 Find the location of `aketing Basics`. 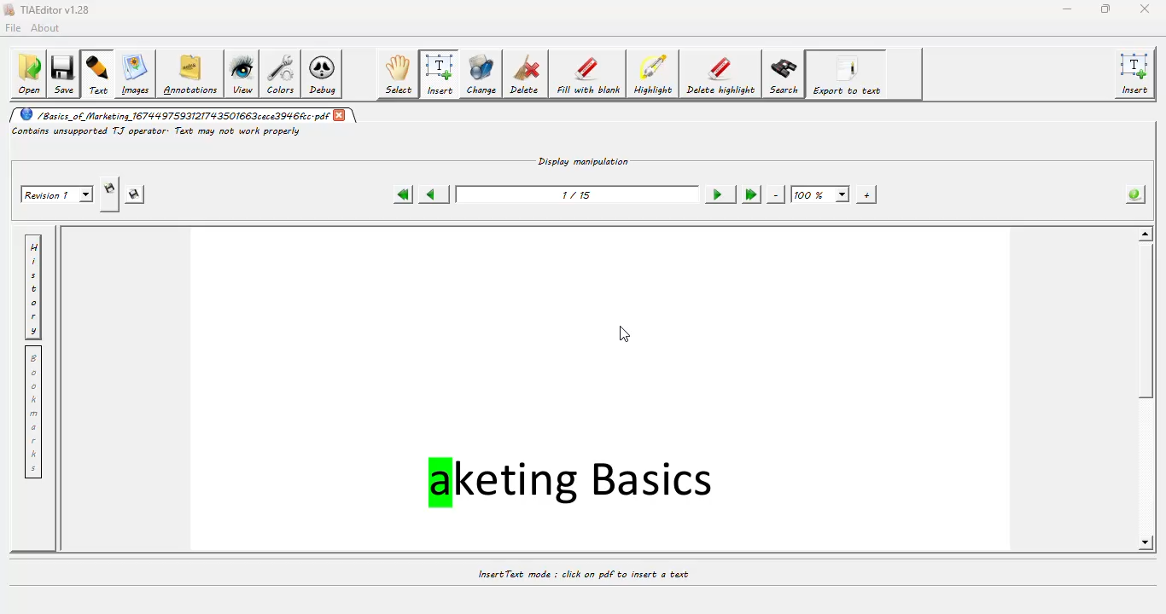

aketing Basics is located at coordinates (574, 481).